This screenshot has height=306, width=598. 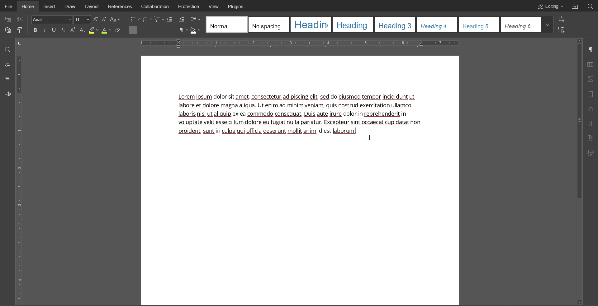 What do you see at coordinates (591, 109) in the screenshot?
I see `Shape Settings` at bounding box center [591, 109].